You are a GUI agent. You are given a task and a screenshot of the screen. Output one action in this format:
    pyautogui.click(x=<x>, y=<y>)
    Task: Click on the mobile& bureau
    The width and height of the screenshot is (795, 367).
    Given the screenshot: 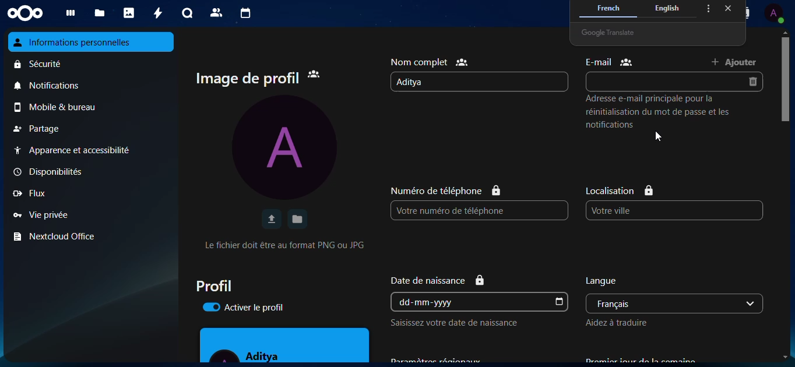 What is the action you would take?
    pyautogui.click(x=65, y=108)
    